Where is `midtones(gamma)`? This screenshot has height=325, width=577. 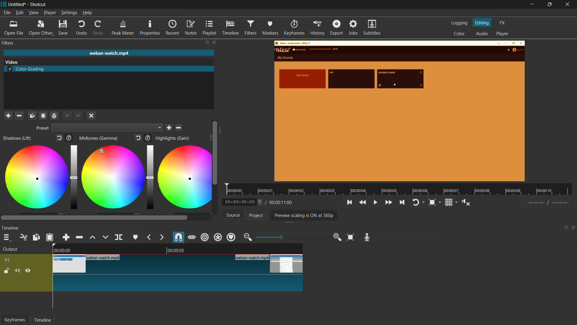
midtones(gamma) is located at coordinates (98, 138).